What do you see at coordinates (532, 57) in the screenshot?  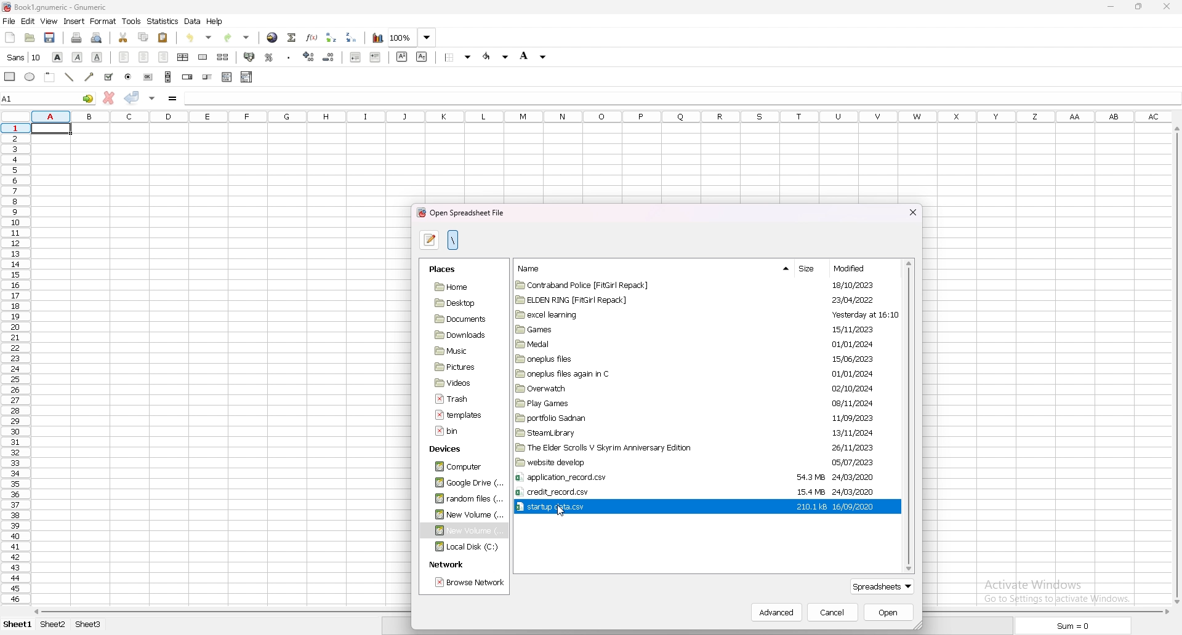 I see `background` at bounding box center [532, 57].